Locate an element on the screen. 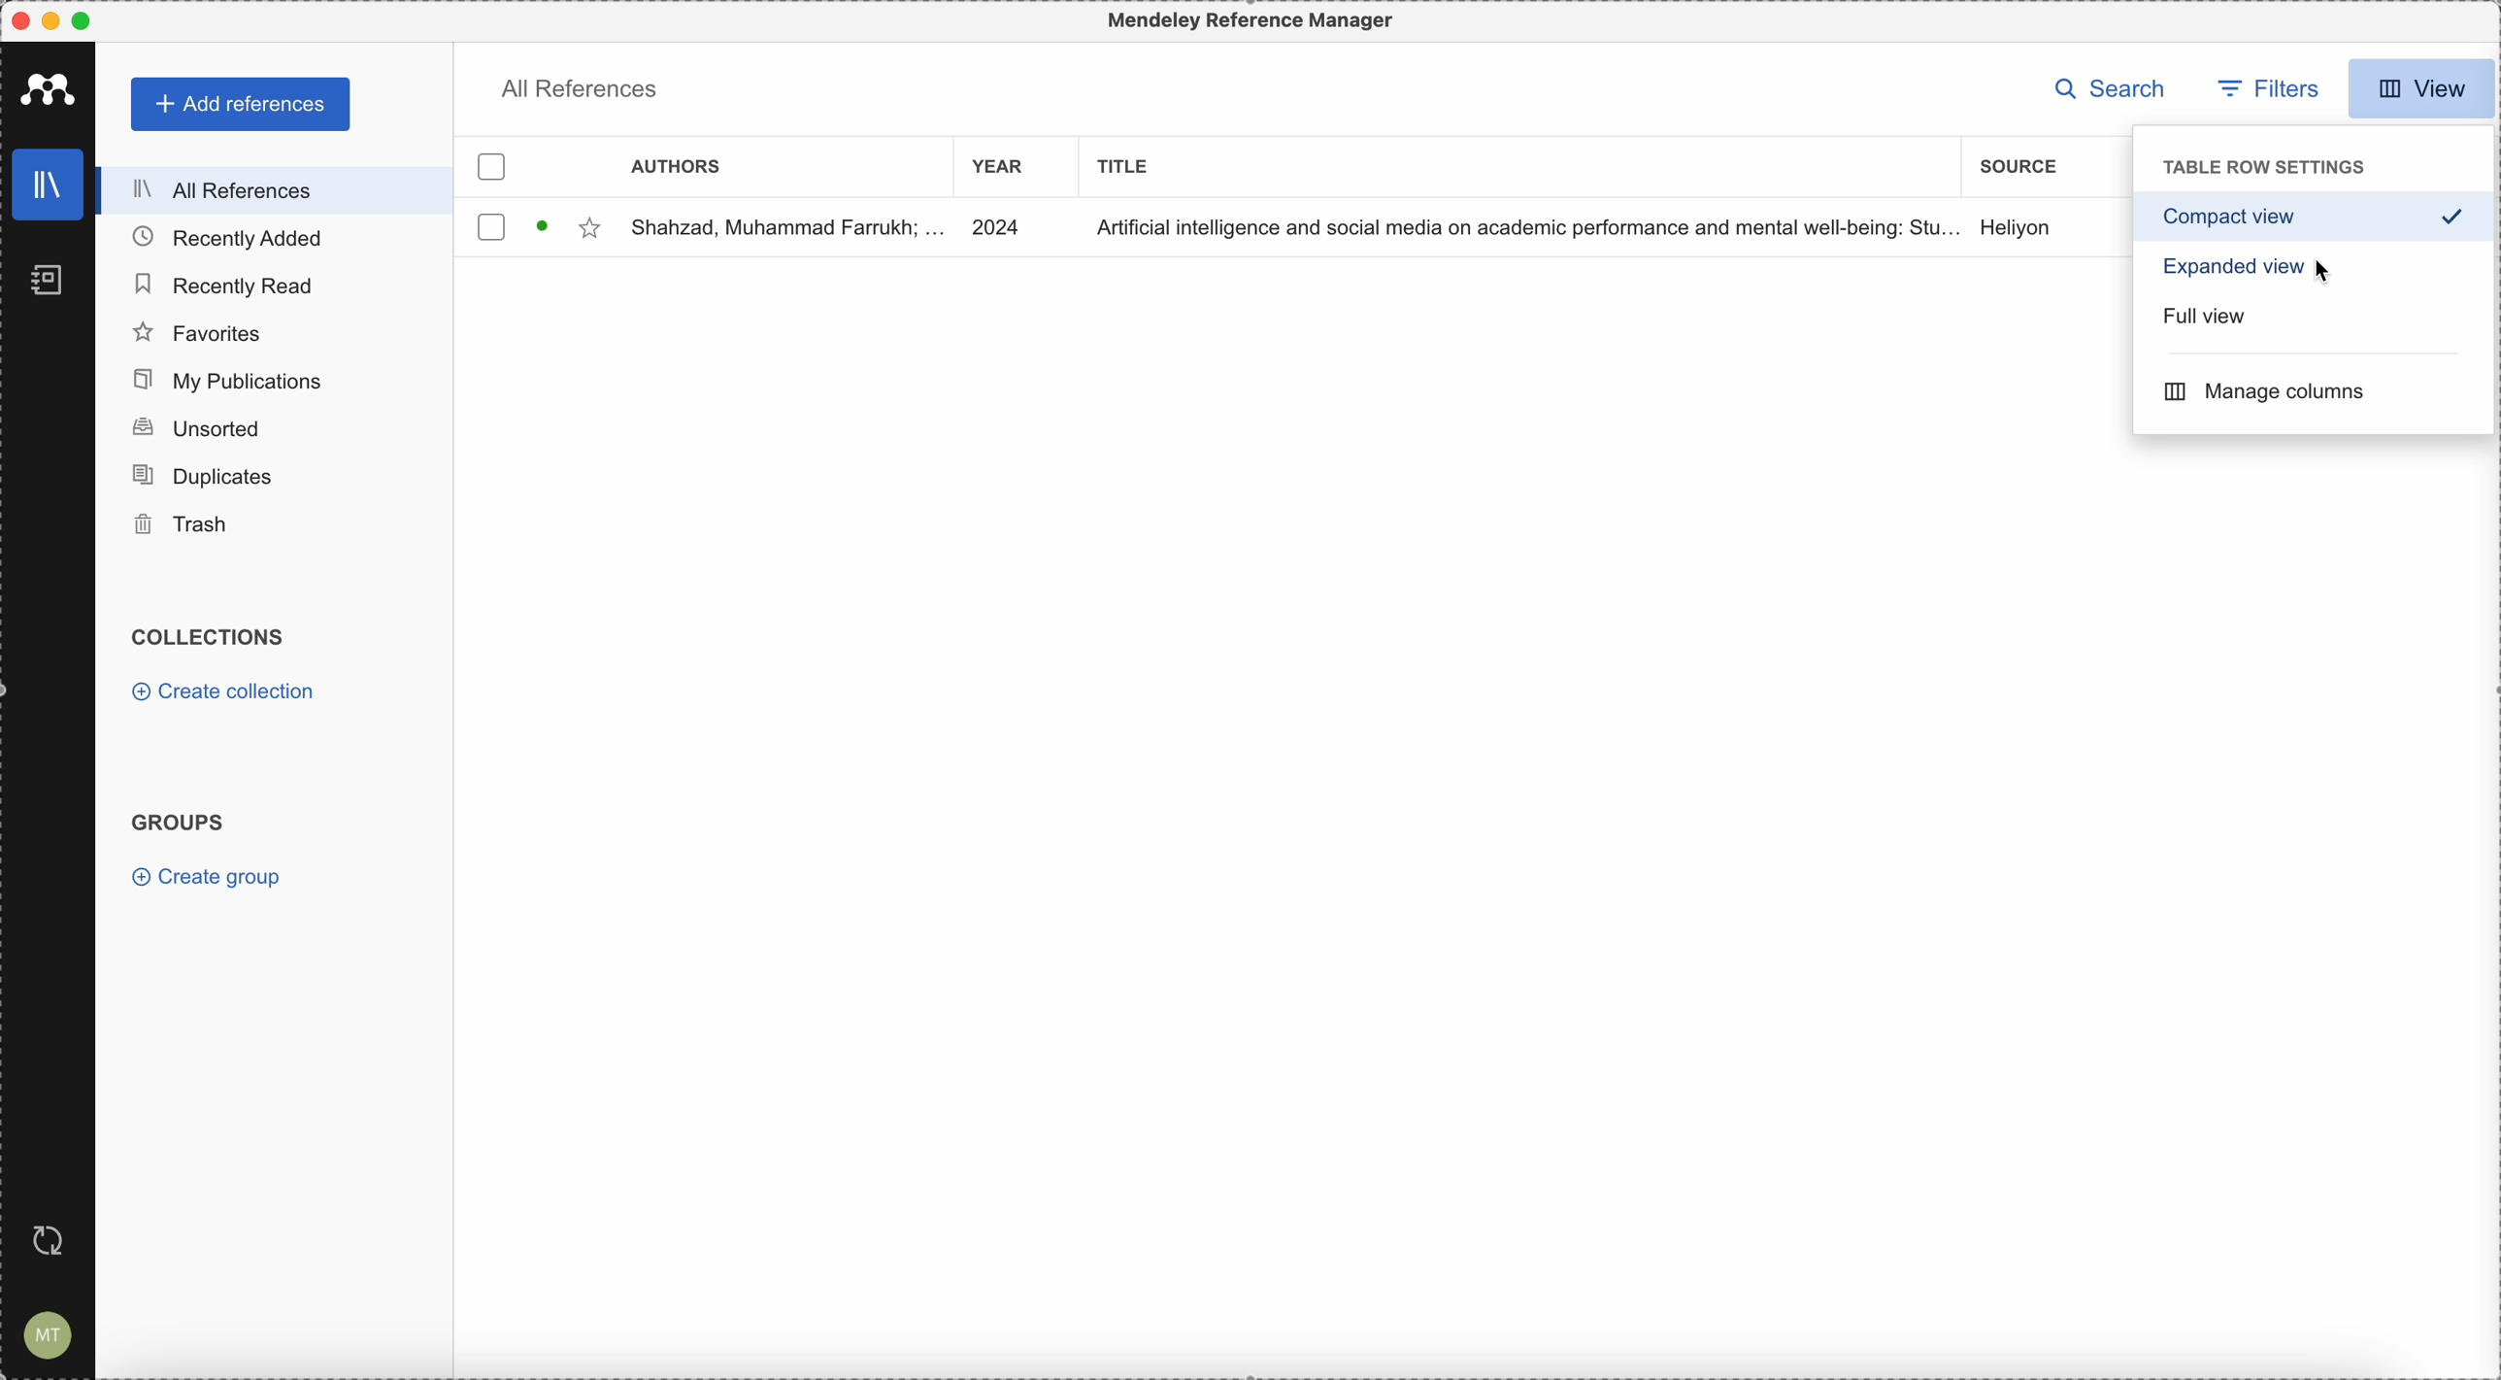 The height and width of the screenshot is (1380, 2501). add references is located at coordinates (240, 104).